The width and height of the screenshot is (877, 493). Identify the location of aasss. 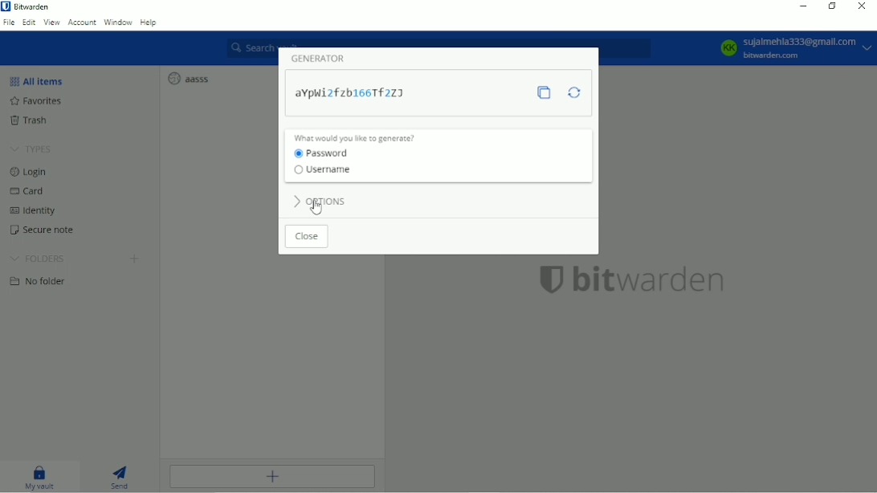
(188, 78).